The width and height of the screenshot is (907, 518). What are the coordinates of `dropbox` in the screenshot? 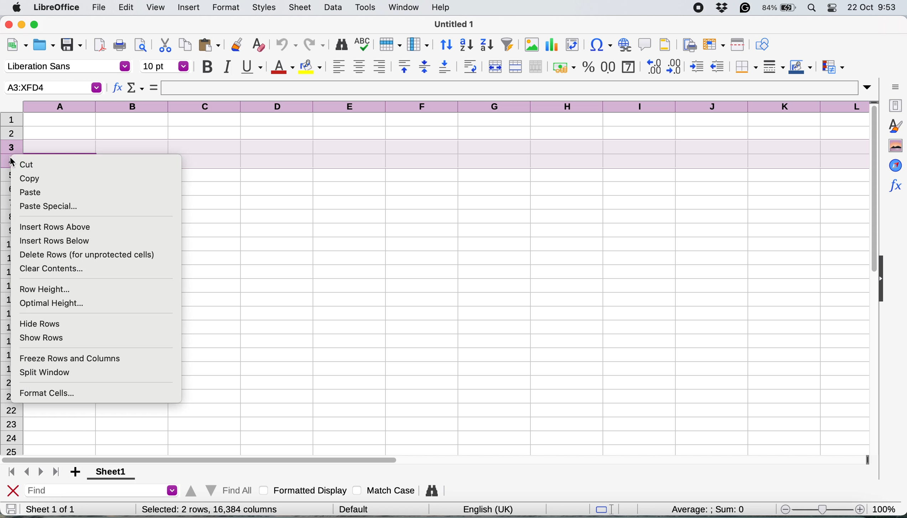 It's located at (724, 7).